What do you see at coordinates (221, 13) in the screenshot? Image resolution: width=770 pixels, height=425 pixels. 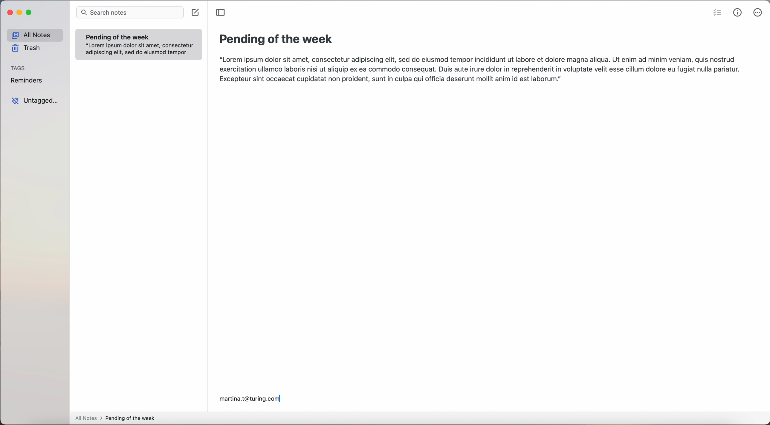 I see `toggle sidebar` at bounding box center [221, 13].